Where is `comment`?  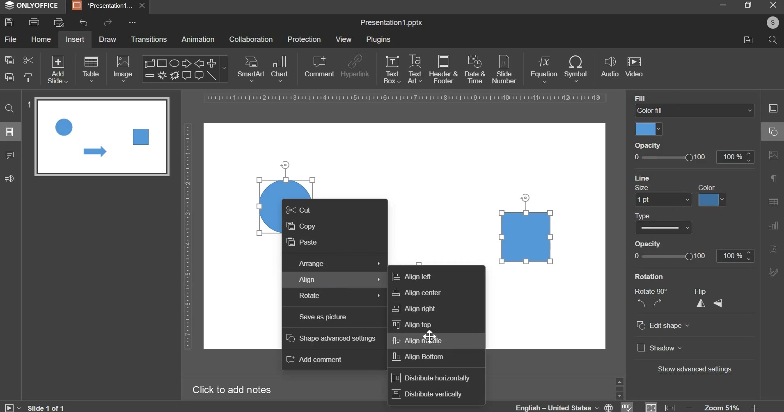 comment is located at coordinates (9, 154).